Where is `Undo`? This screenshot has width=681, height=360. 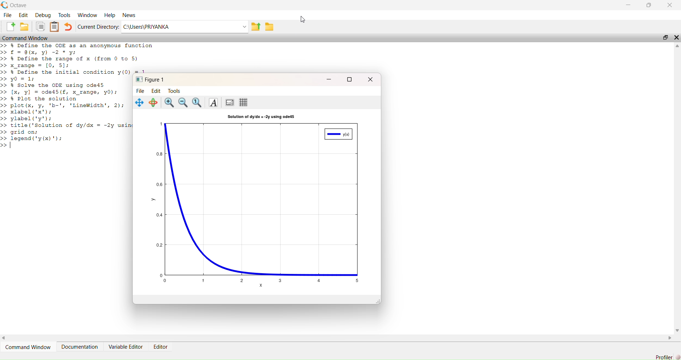 Undo is located at coordinates (68, 27).